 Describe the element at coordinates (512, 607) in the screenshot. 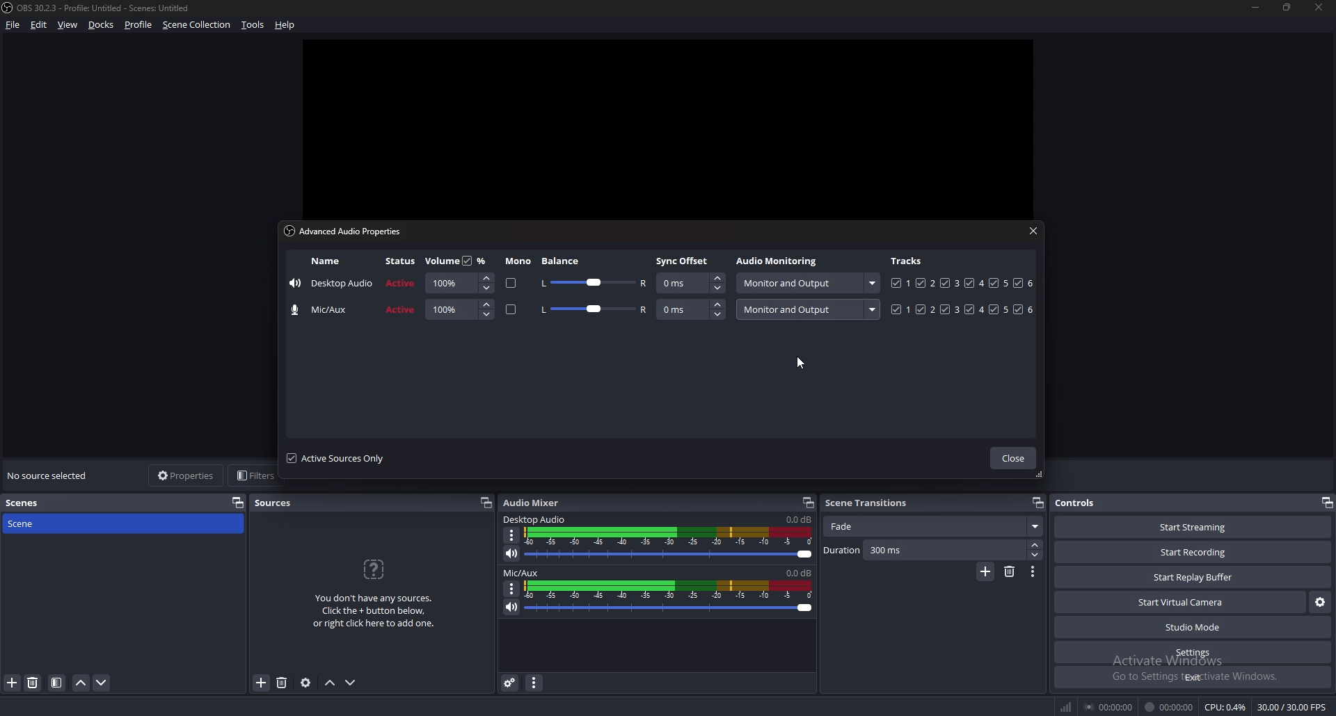

I see `mute` at that location.